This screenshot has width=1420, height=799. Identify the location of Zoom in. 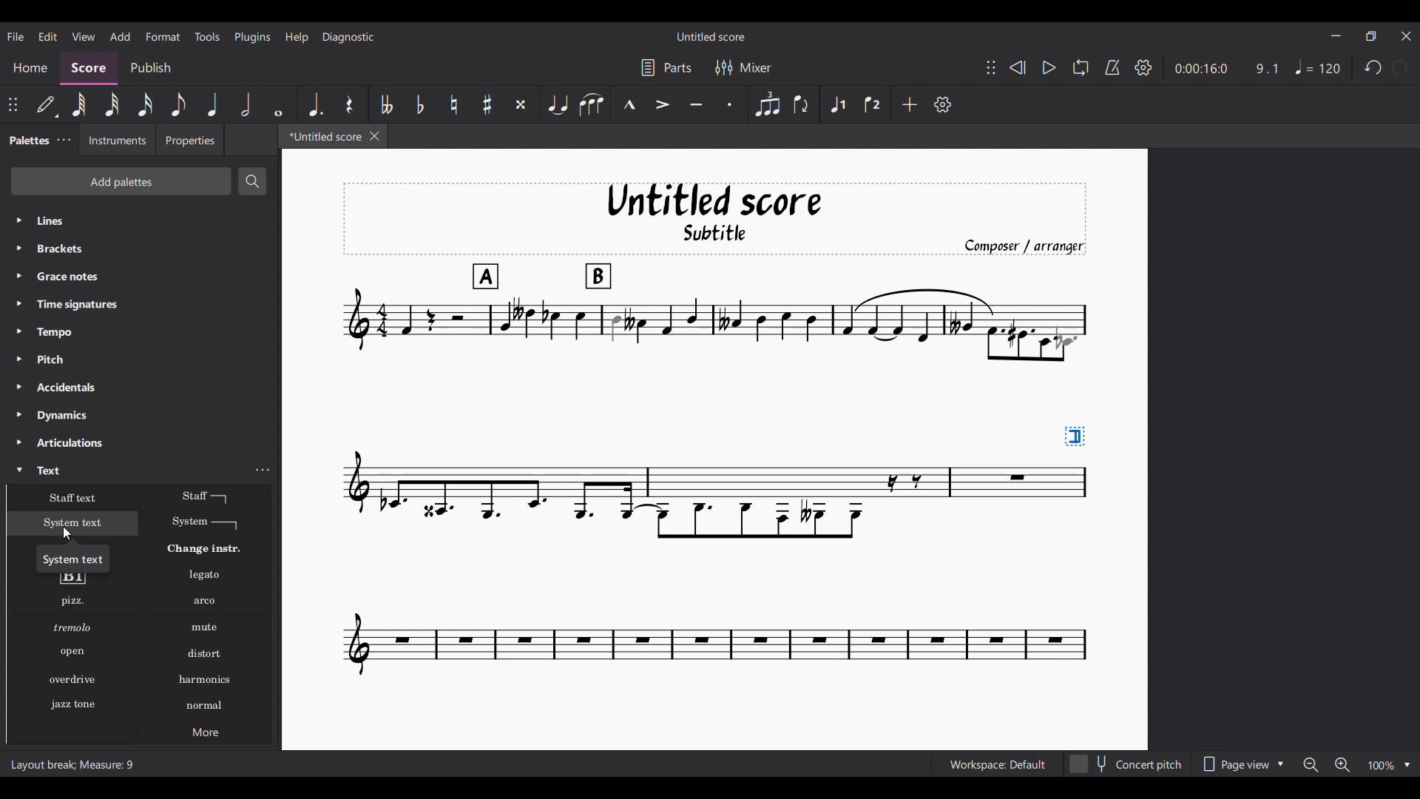
(1342, 764).